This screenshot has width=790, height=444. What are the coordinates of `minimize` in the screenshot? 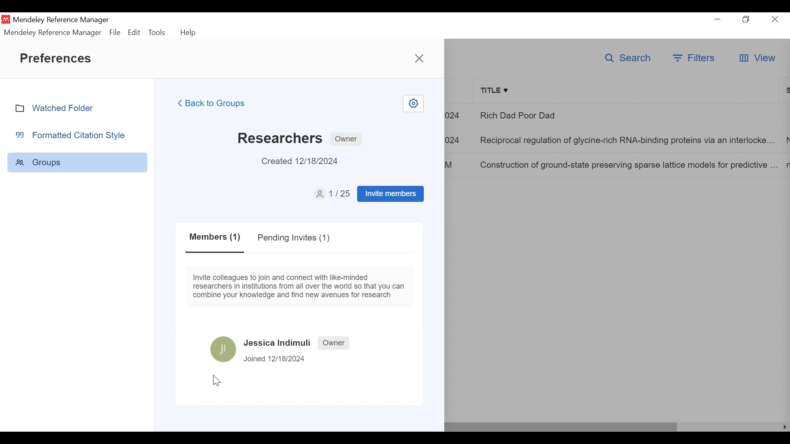 It's located at (718, 18).